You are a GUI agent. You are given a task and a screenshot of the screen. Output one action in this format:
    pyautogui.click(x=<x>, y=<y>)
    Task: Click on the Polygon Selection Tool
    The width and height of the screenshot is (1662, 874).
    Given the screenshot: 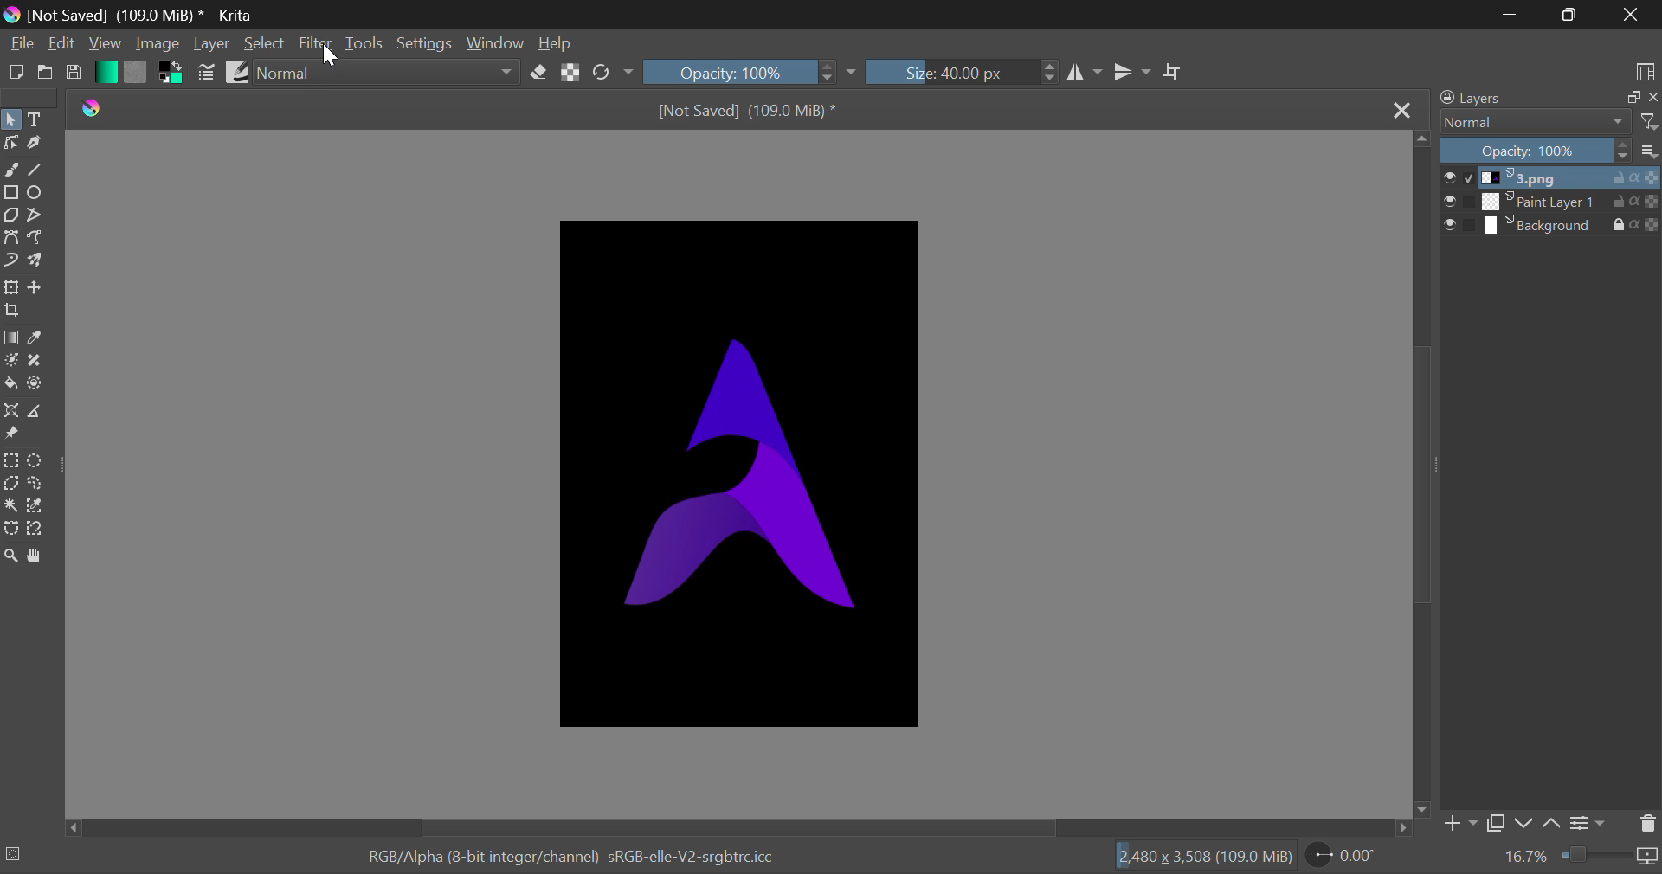 What is the action you would take?
    pyautogui.click(x=10, y=483)
    